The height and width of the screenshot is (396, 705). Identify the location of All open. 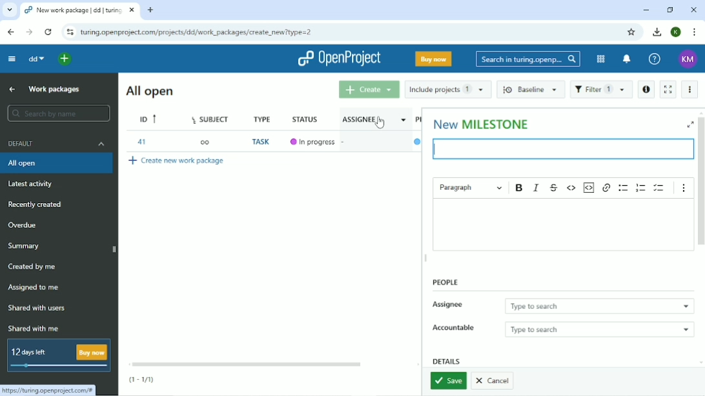
(58, 164).